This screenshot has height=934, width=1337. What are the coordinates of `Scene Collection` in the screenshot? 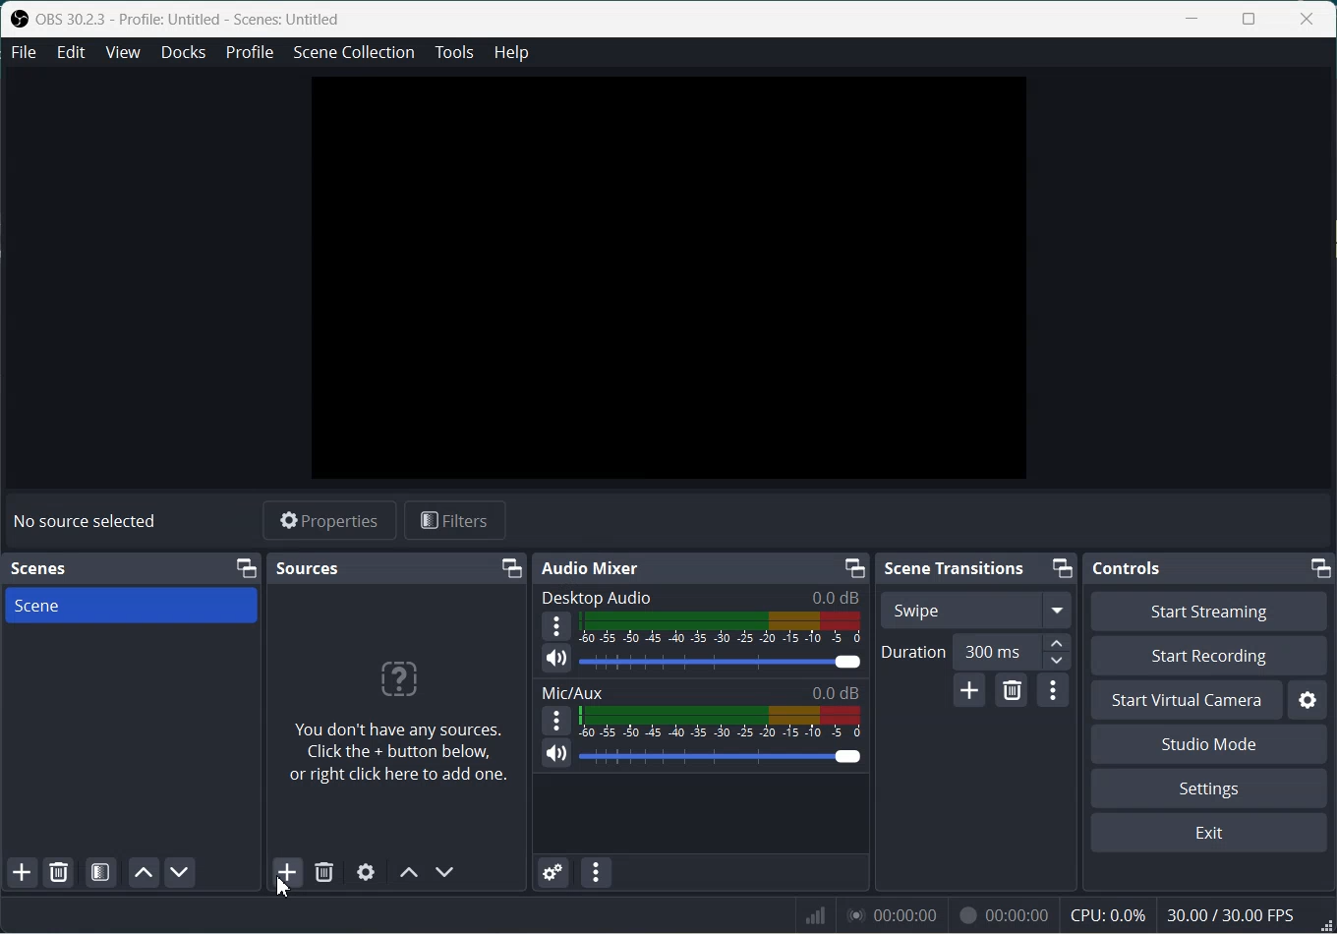 It's located at (355, 53).